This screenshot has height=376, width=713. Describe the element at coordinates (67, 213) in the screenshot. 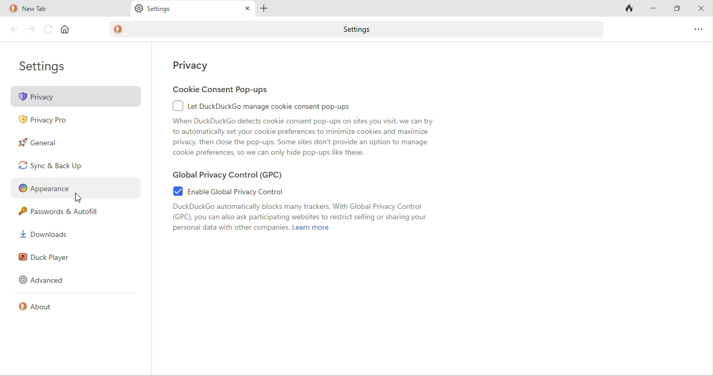

I see `passwords and autofill` at that location.